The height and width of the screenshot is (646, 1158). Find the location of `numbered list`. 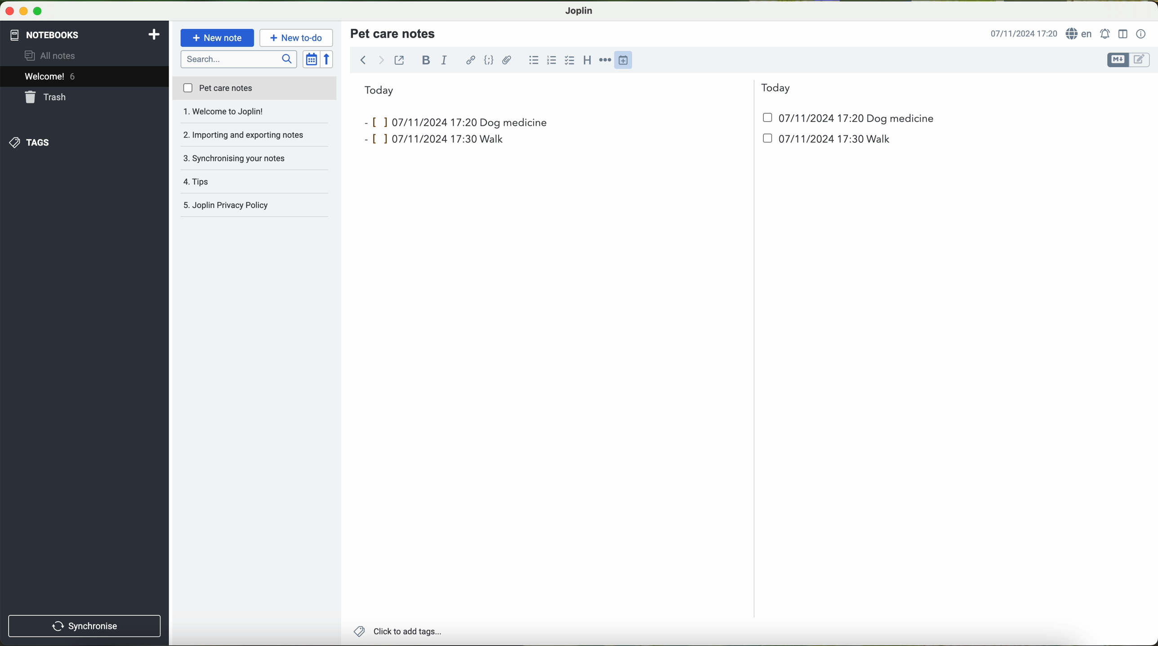

numbered list is located at coordinates (551, 60).